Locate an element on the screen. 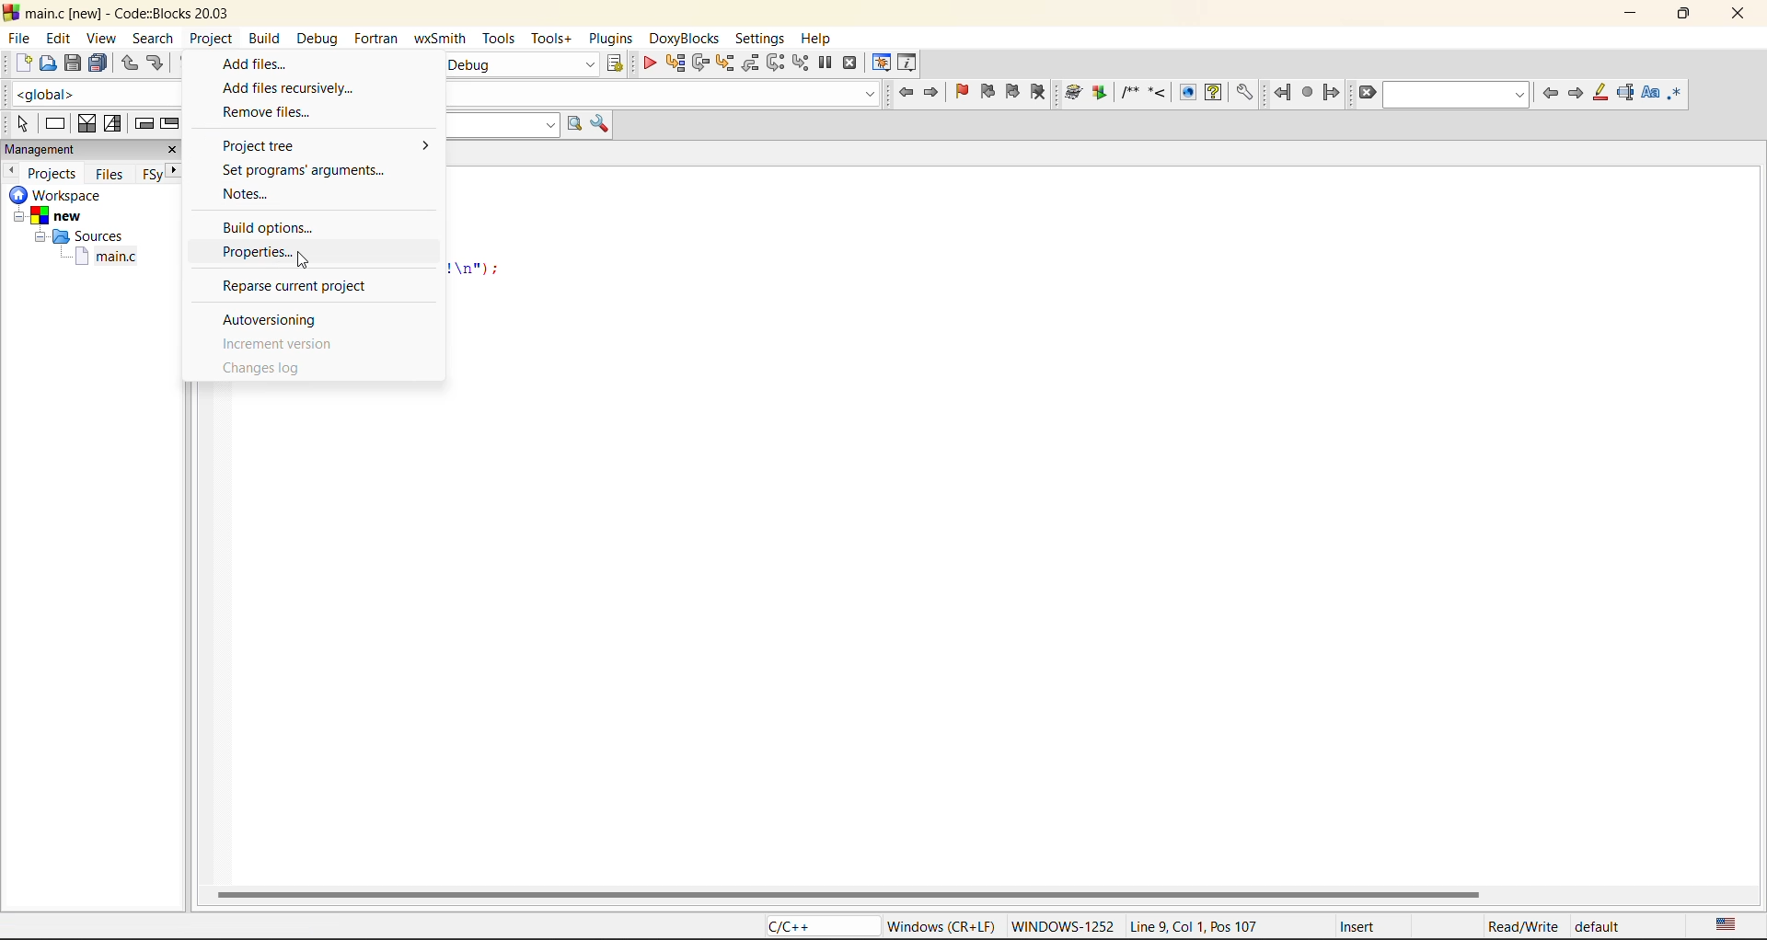 This screenshot has height=940, width=1767. edit is located at coordinates (58, 37).